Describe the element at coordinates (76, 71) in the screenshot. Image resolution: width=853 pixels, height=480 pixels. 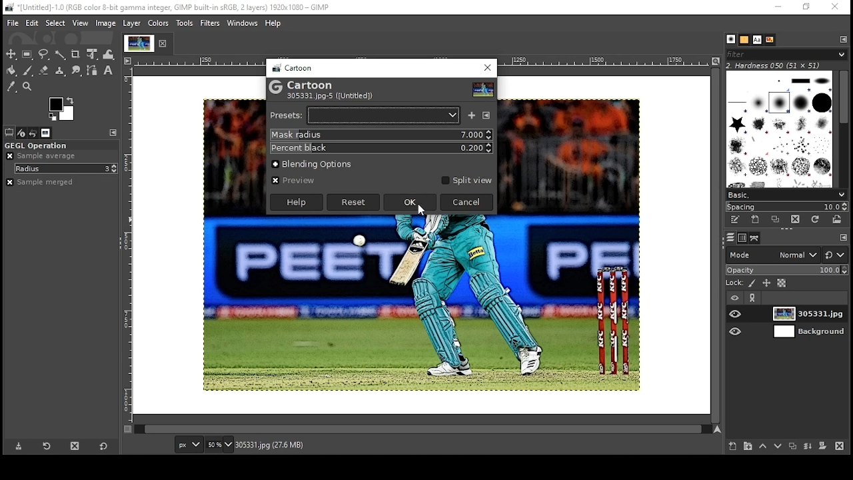
I see `smudge tool` at that location.